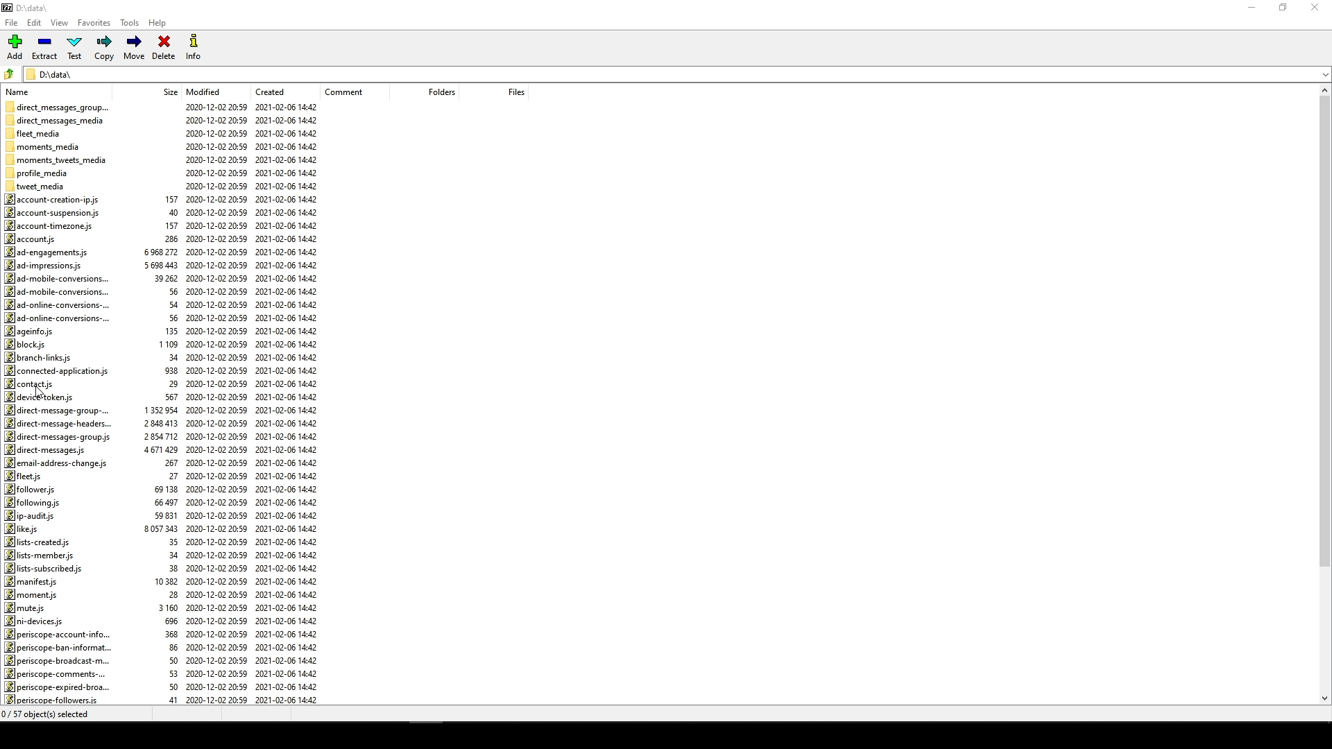 The height and width of the screenshot is (749, 1332). I want to click on minimize, so click(1252, 12).